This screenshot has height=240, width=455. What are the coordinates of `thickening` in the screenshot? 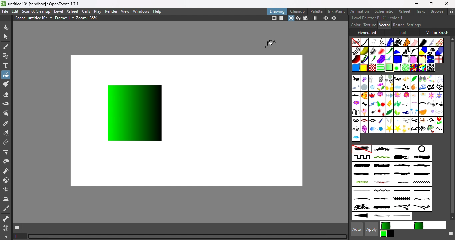 It's located at (362, 216).